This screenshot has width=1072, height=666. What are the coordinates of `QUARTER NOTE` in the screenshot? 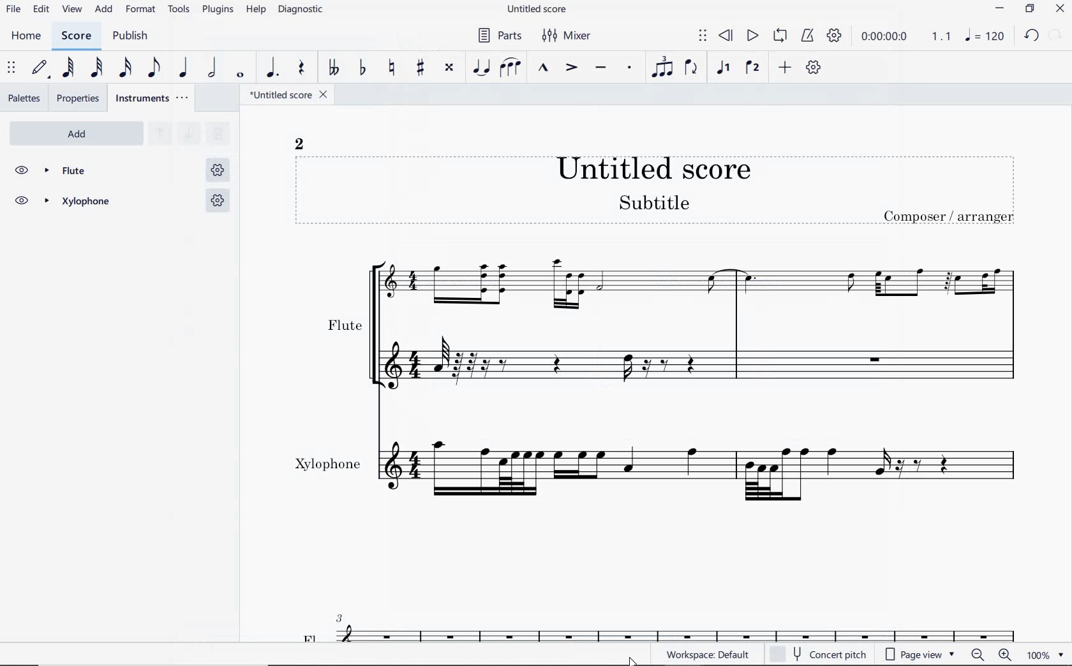 It's located at (183, 66).